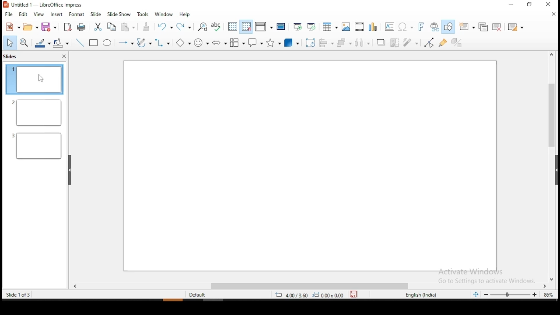 Image resolution: width=560 pixels, height=315 pixels. I want to click on new tool, so click(13, 28).